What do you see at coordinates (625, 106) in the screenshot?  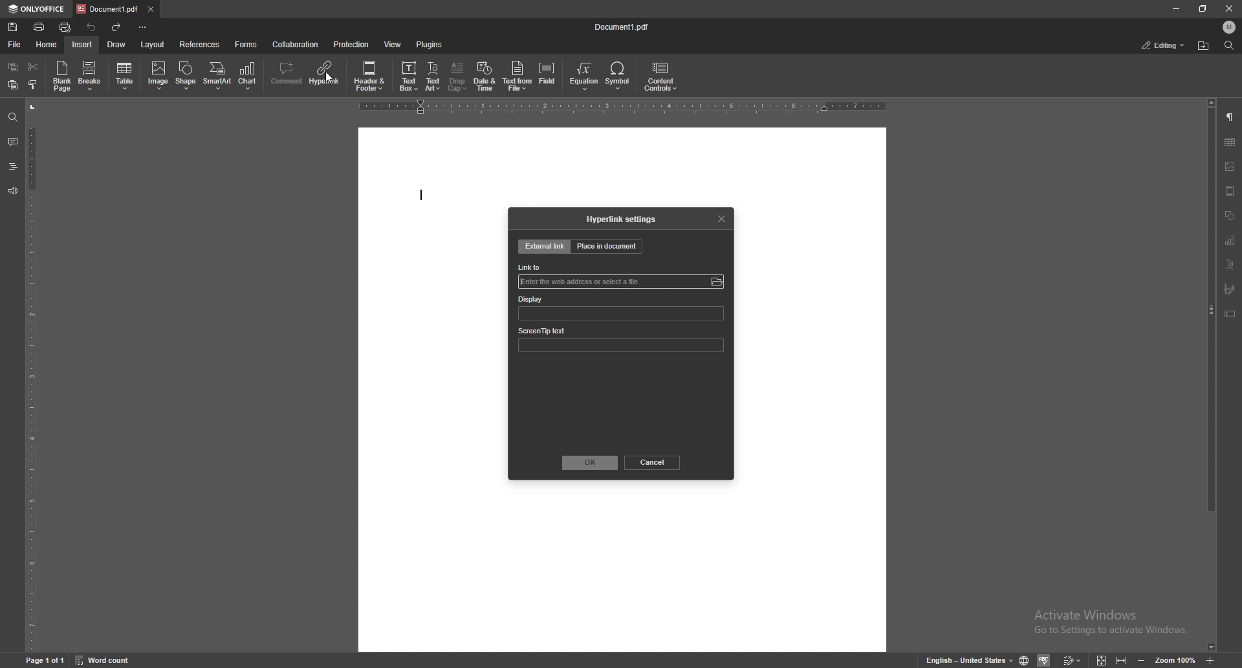 I see `horizontal scale` at bounding box center [625, 106].